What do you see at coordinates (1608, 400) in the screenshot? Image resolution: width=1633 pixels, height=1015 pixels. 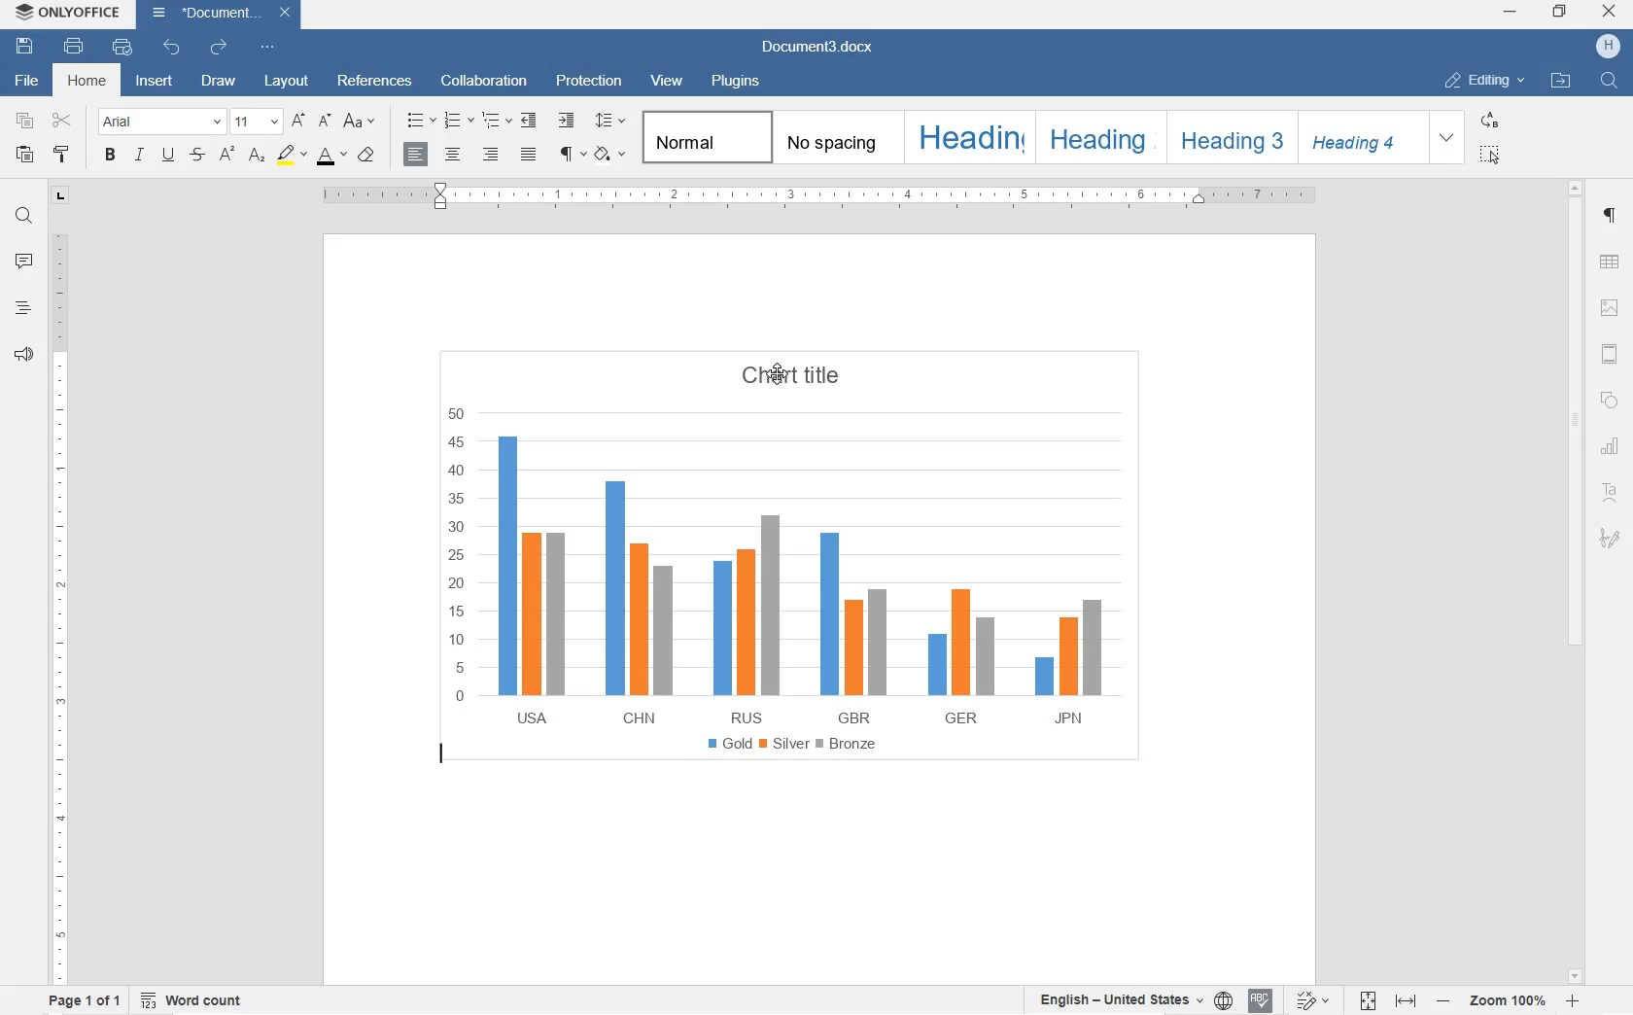 I see `SHAPE` at bounding box center [1608, 400].